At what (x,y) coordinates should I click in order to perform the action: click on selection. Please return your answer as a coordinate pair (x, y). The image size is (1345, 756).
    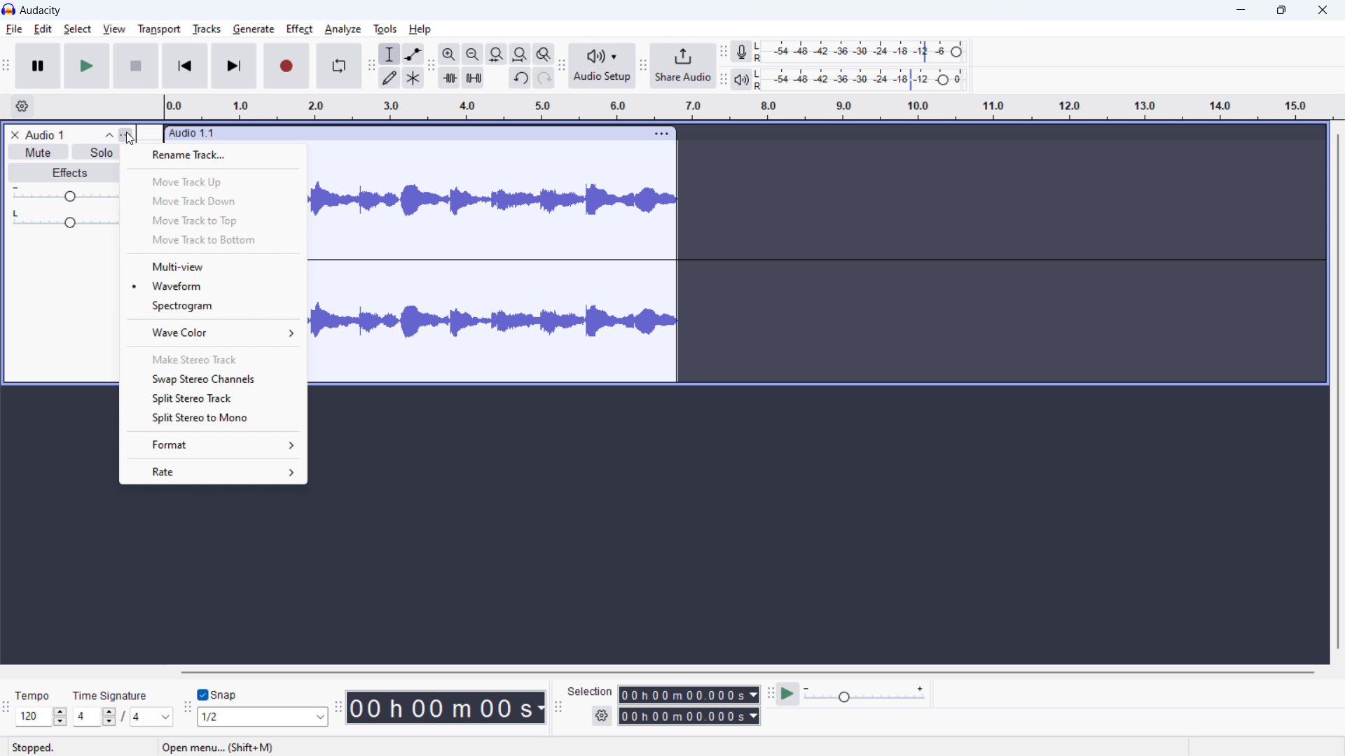
    Looking at the image, I should click on (591, 691).